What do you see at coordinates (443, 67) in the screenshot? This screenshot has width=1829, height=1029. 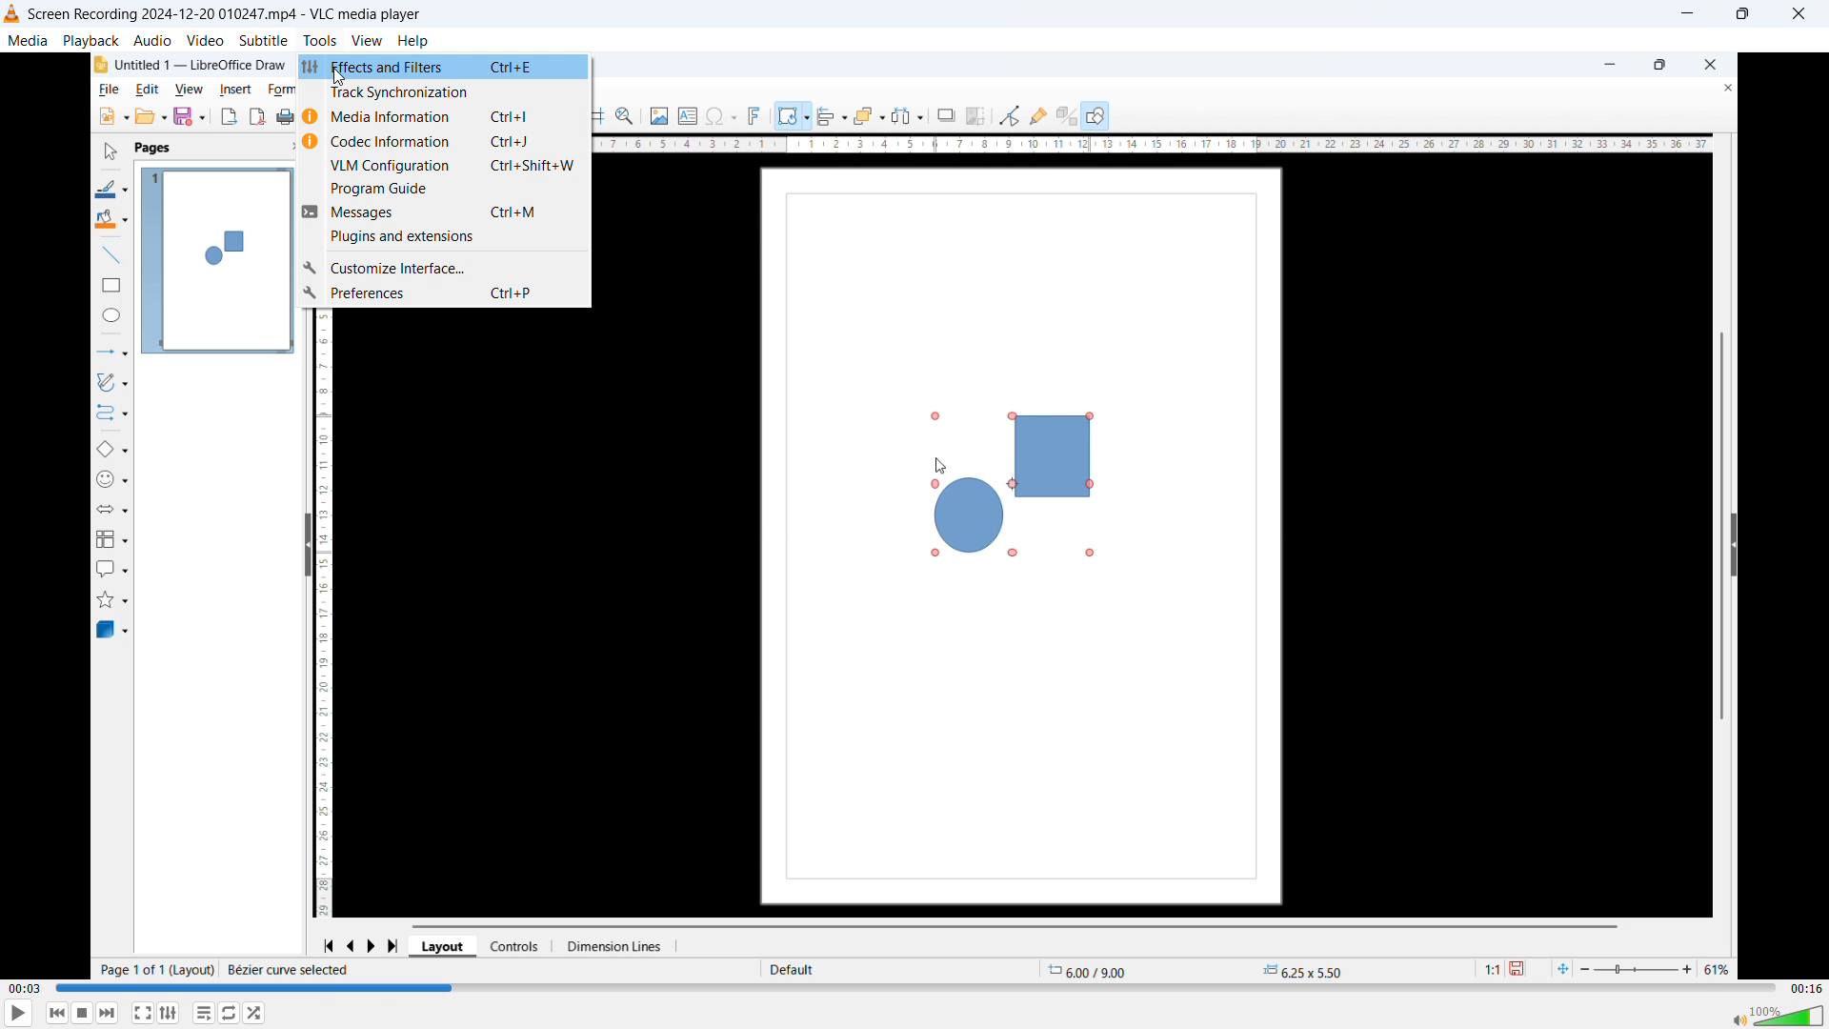 I see `Effects and filters ` at bounding box center [443, 67].